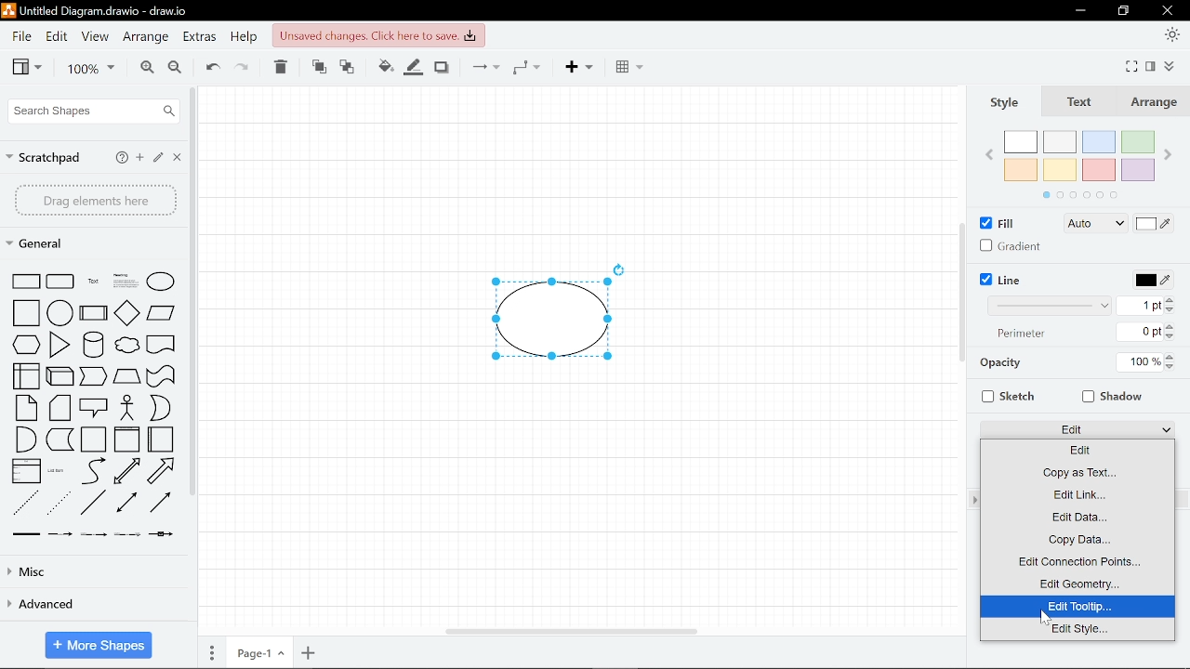  Describe the element at coordinates (1166, 10) in the screenshot. I see `Close window` at that location.